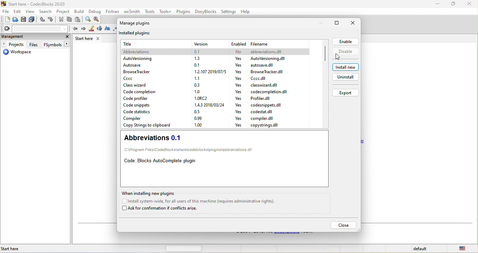 This screenshot has height=253, width=478. I want to click on version , so click(198, 118).